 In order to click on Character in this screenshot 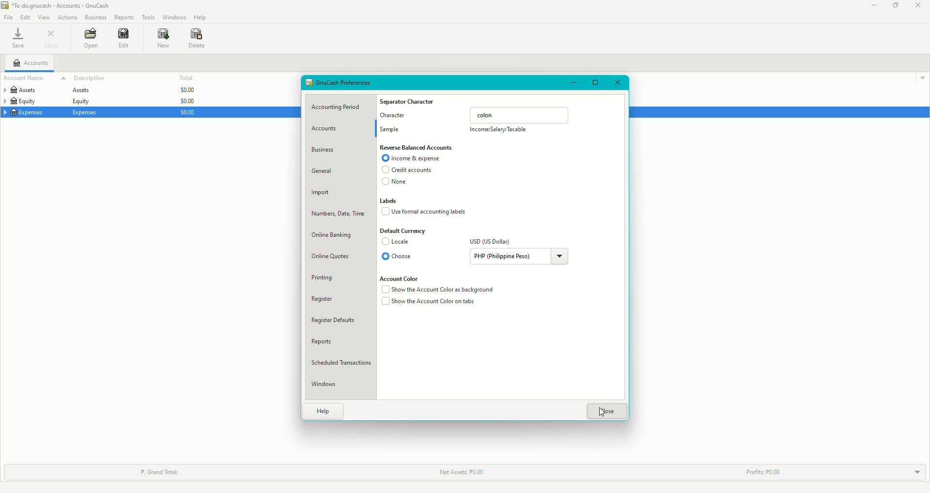, I will do `click(394, 118)`.